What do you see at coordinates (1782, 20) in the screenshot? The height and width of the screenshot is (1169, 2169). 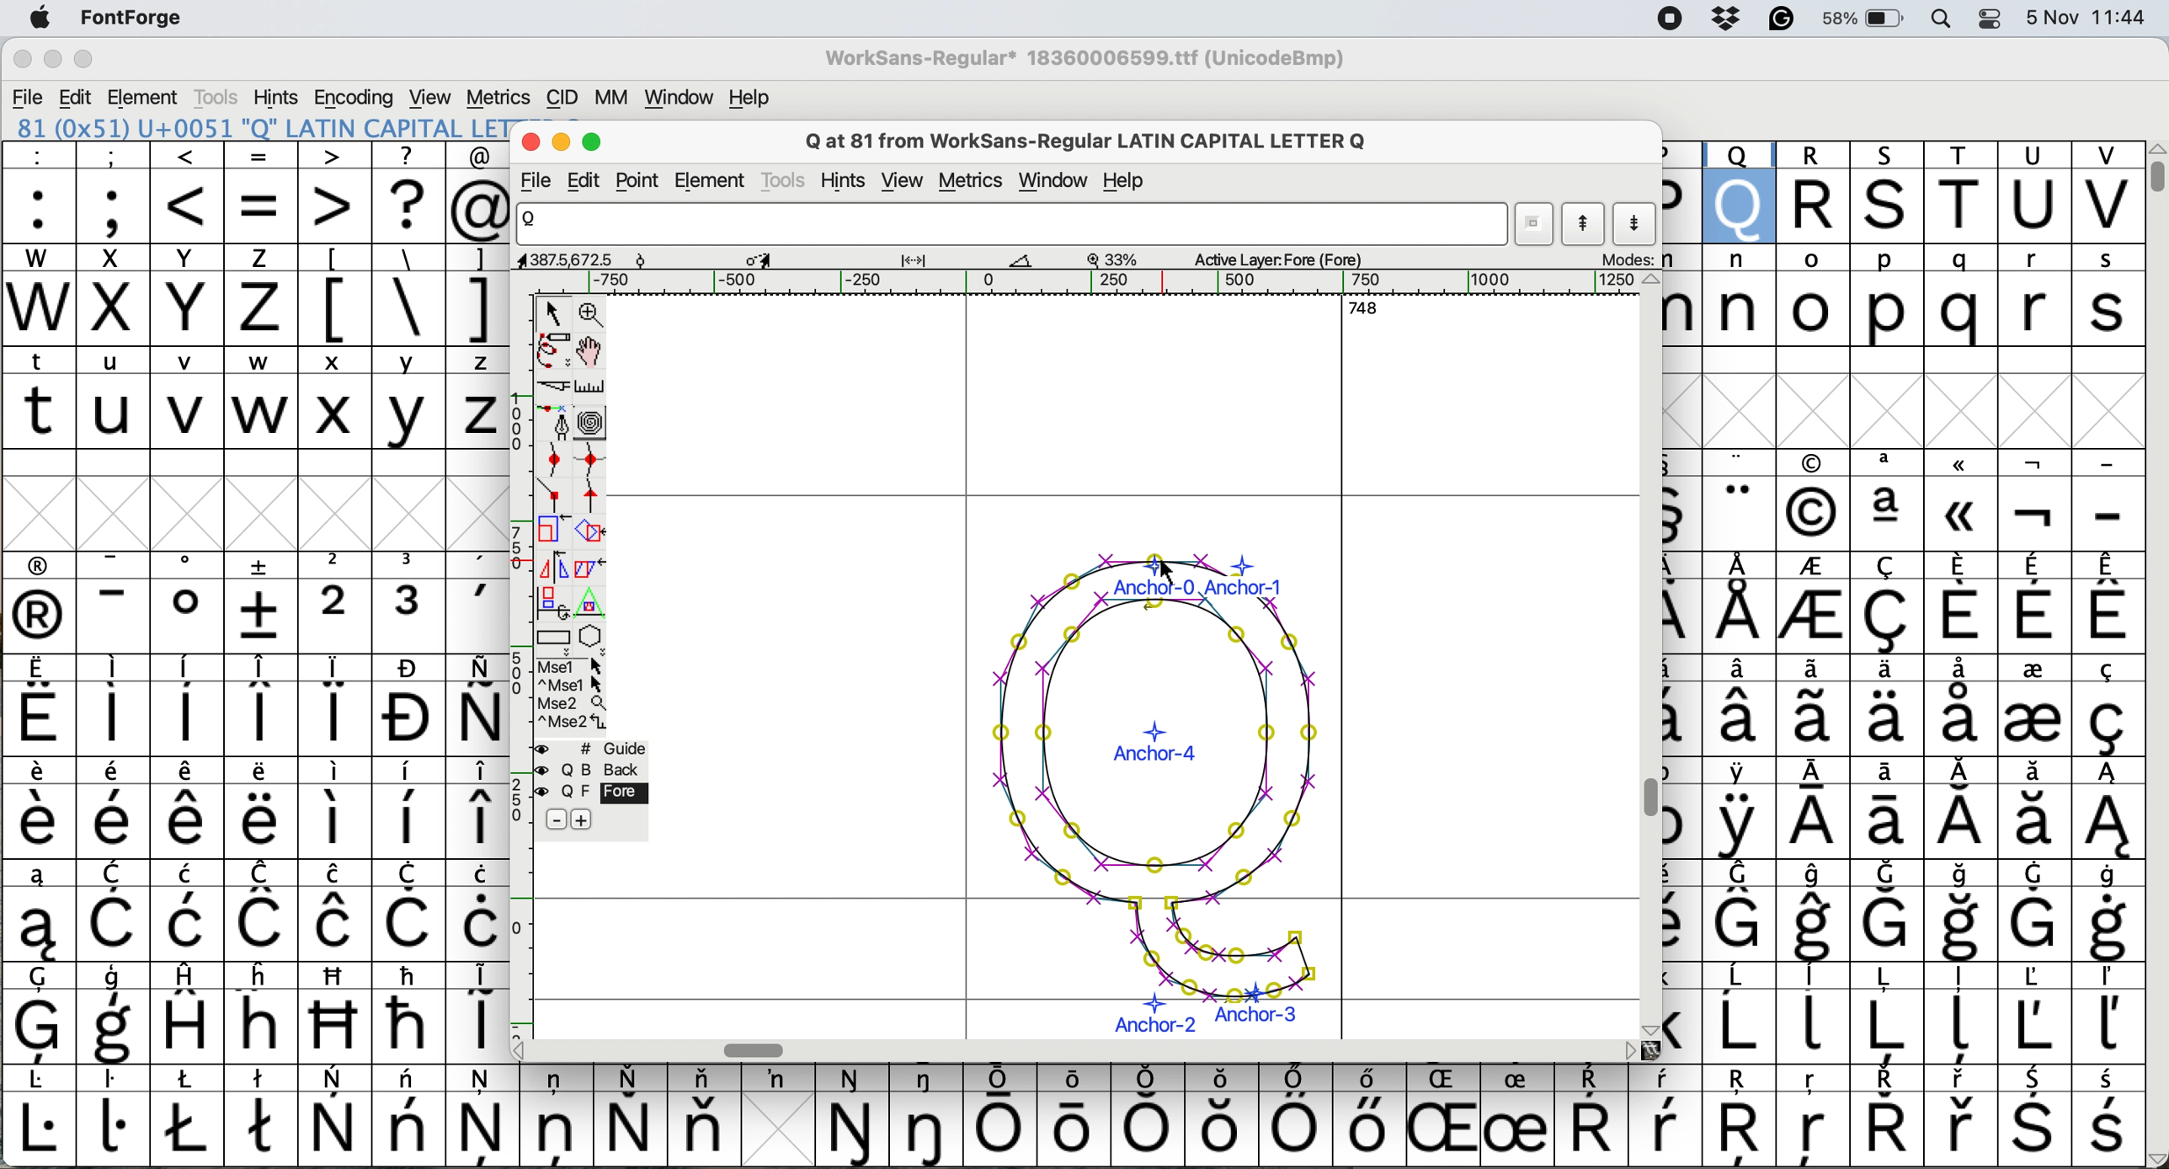 I see `grammarly` at bounding box center [1782, 20].